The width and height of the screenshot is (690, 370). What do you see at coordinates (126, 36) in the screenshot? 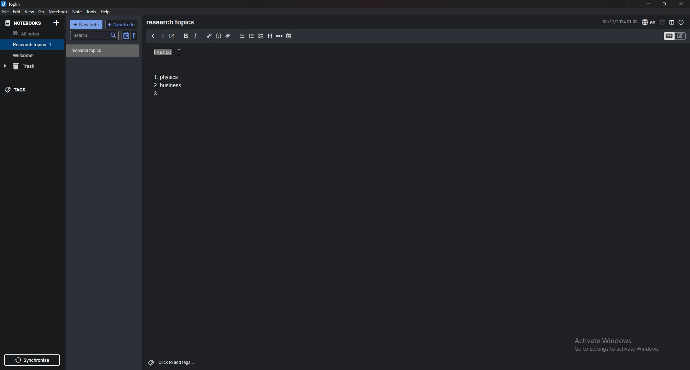
I see `toggle sort order` at bounding box center [126, 36].